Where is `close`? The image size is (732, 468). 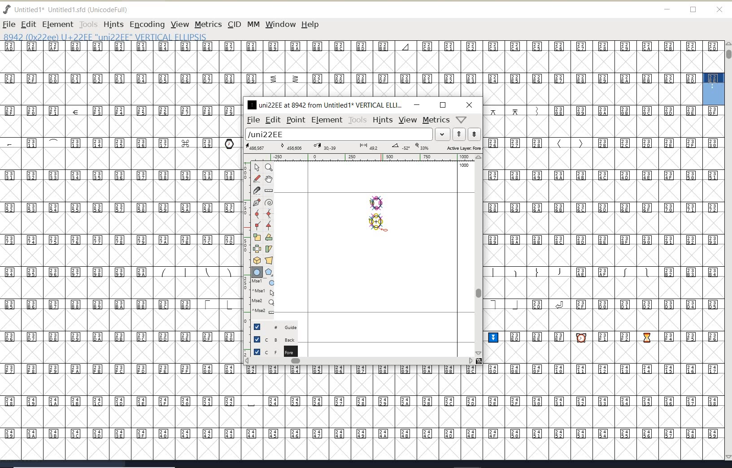 close is located at coordinates (470, 105).